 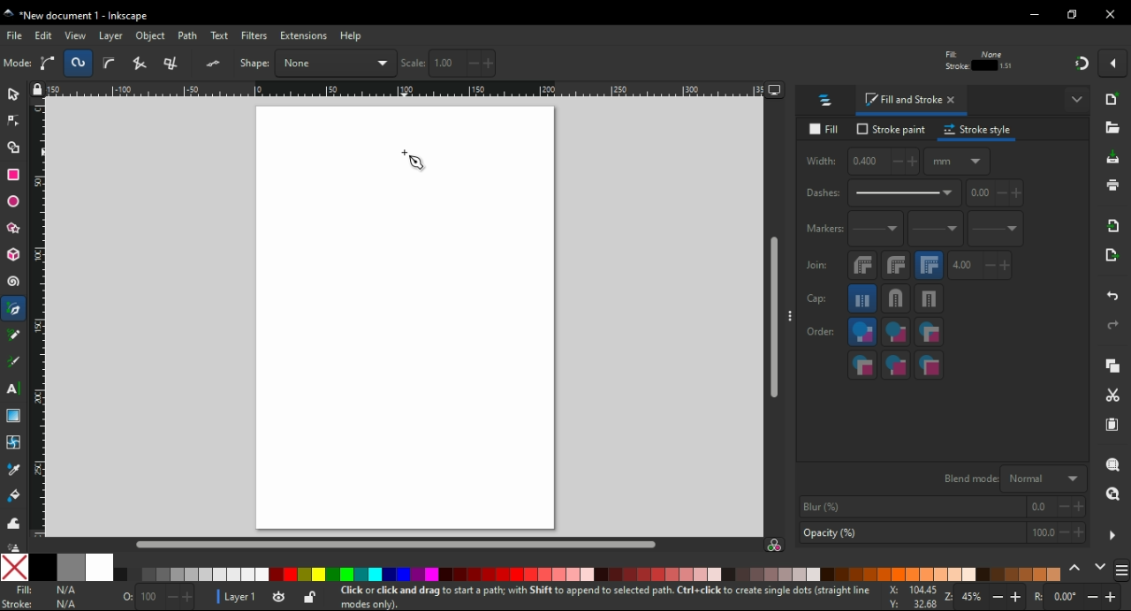 What do you see at coordinates (892, 129) in the screenshot?
I see `stroke paint` at bounding box center [892, 129].